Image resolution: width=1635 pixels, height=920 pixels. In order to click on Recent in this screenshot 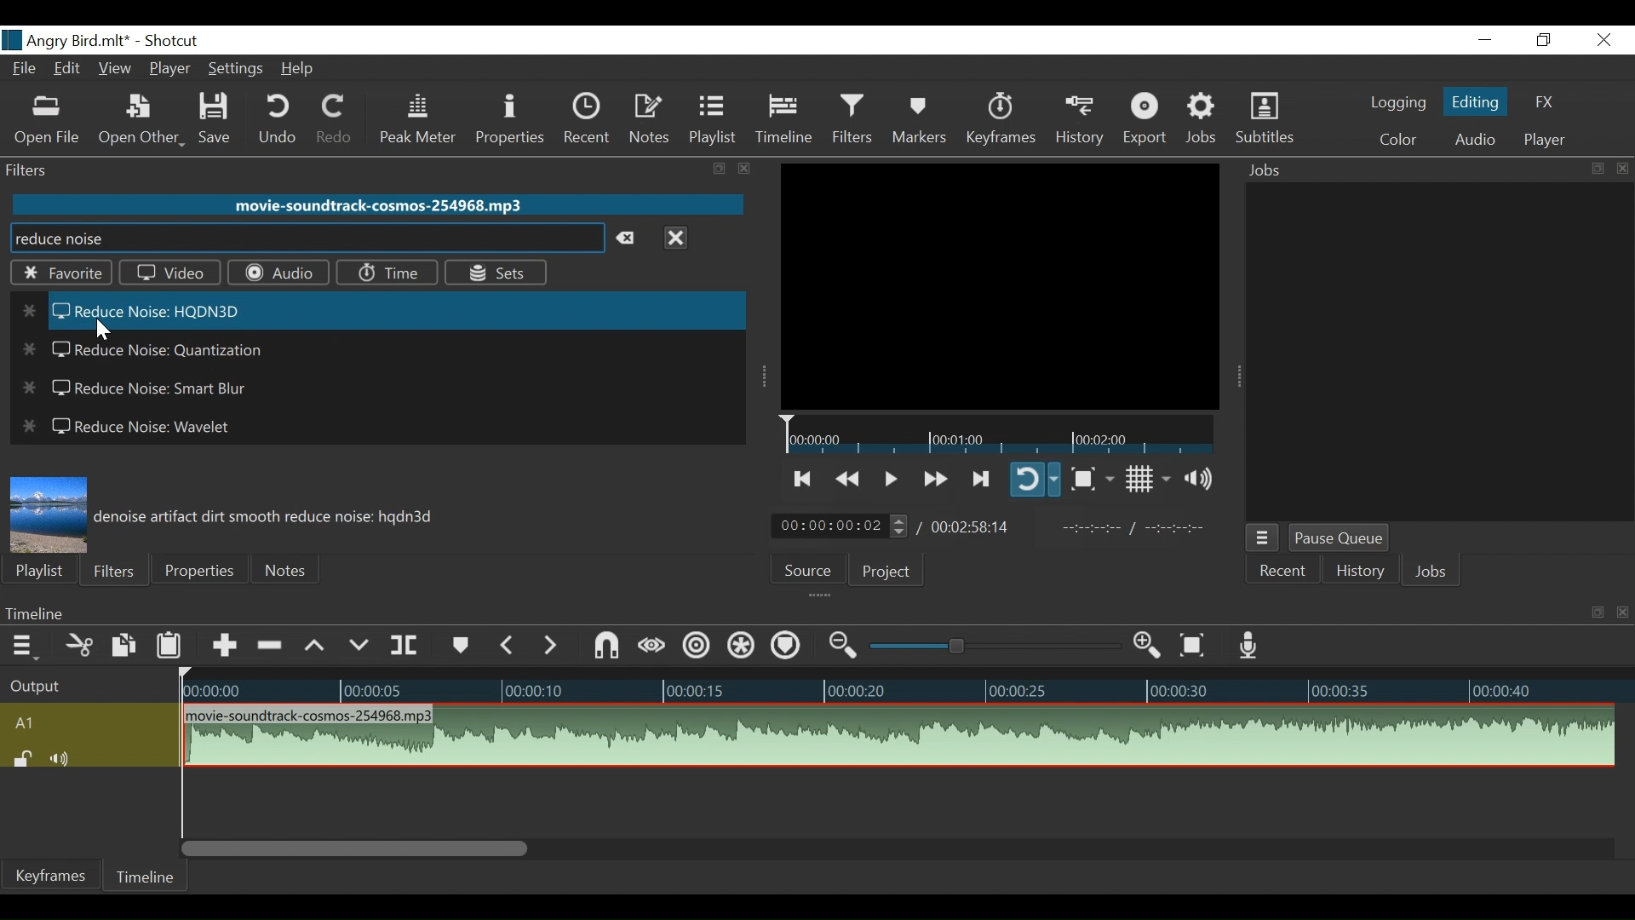, I will do `click(589, 118)`.